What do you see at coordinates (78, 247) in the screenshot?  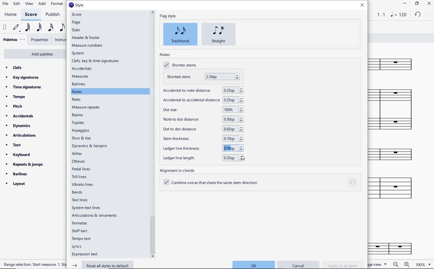 I see `lyrics` at bounding box center [78, 247].